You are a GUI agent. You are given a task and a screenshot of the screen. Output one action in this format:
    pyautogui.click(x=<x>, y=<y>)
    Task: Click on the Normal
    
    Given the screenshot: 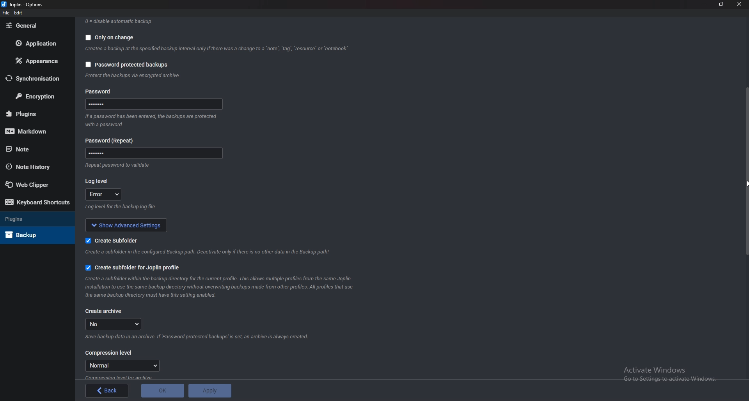 What is the action you would take?
    pyautogui.click(x=122, y=366)
    